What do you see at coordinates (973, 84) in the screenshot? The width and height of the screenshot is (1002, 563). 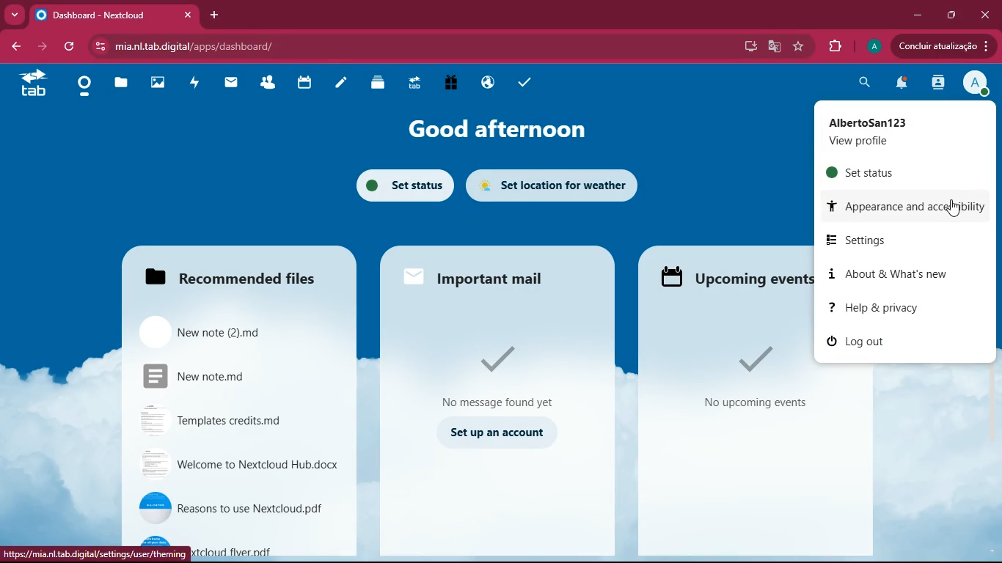 I see `profile` at bounding box center [973, 84].